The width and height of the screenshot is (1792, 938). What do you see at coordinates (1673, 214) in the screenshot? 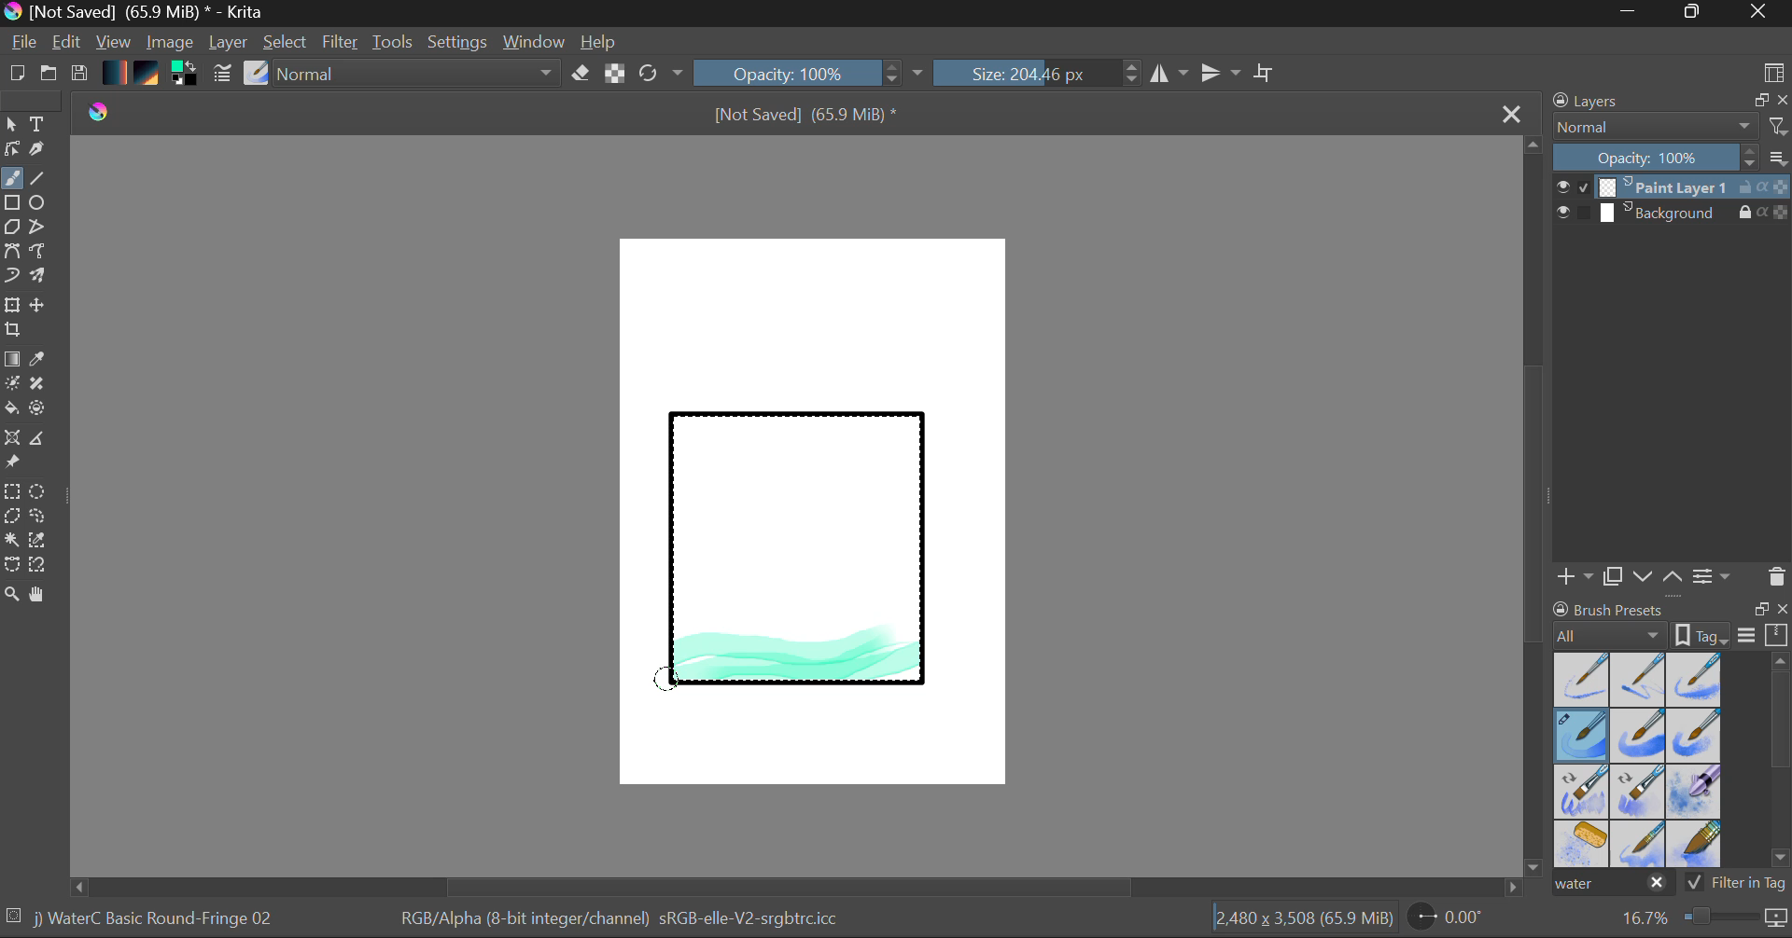
I see `Background Layer` at bounding box center [1673, 214].